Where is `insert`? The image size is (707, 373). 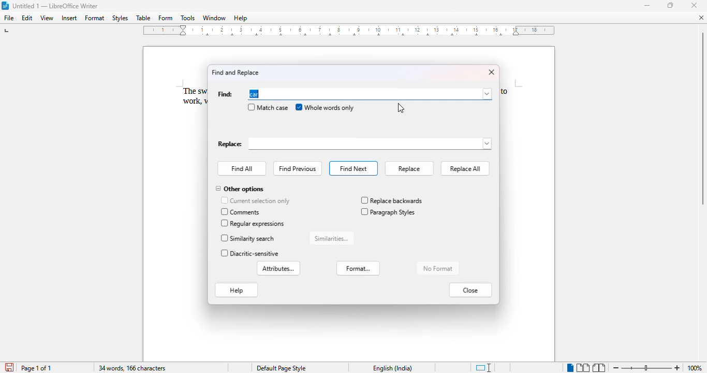
insert is located at coordinates (69, 18).